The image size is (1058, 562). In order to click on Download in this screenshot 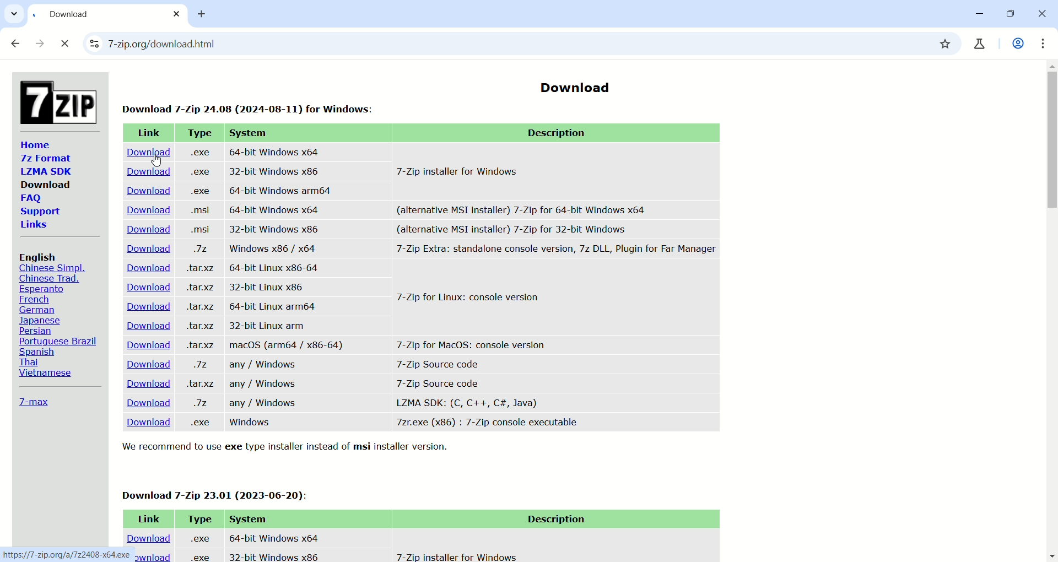, I will do `click(146, 210)`.